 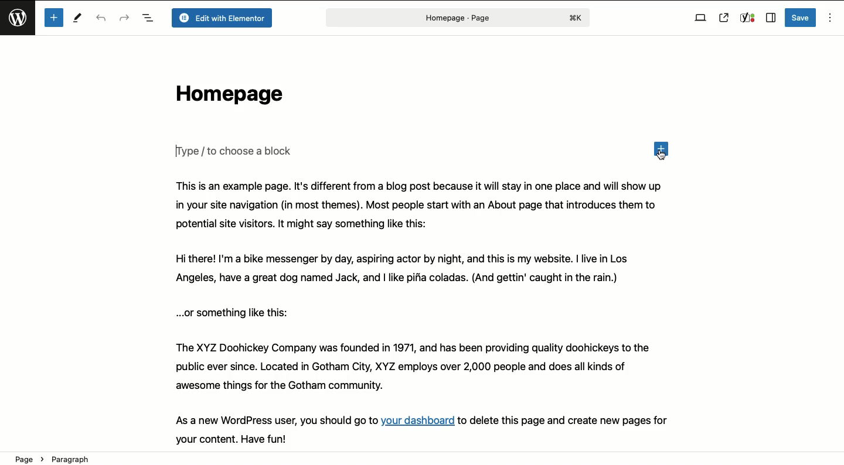 I want to click on Cursor, so click(x=661, y=158).